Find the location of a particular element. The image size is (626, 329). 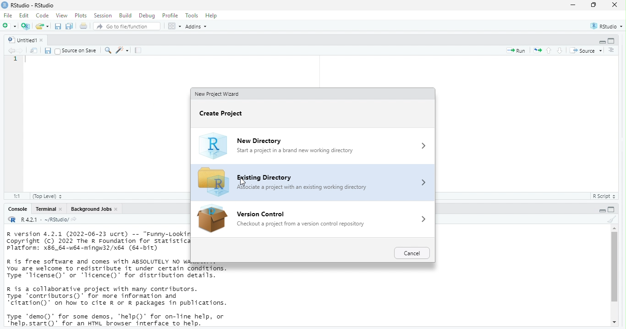

close is located at coordinates (46, 40).